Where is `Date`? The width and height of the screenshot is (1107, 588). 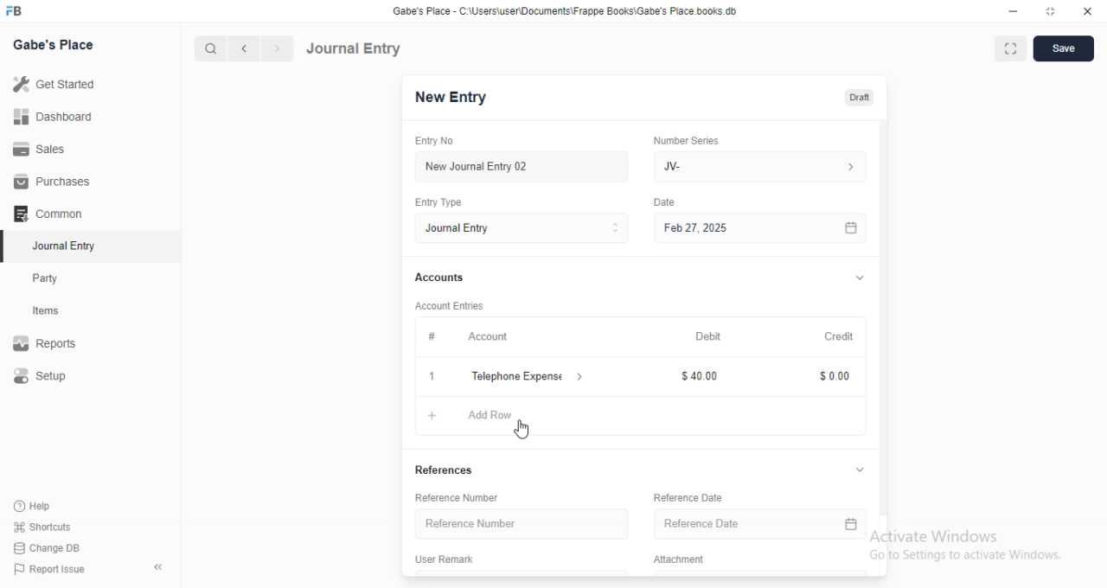 Date is located at coordinates (668, 201).